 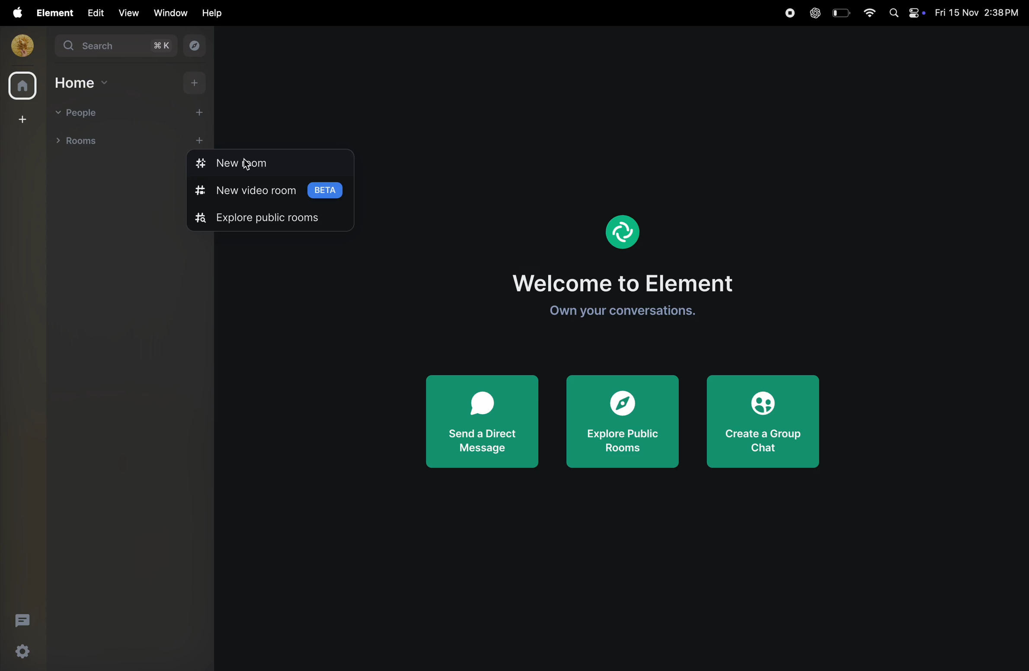 I want to click on add room, so click(x=200, y=138).